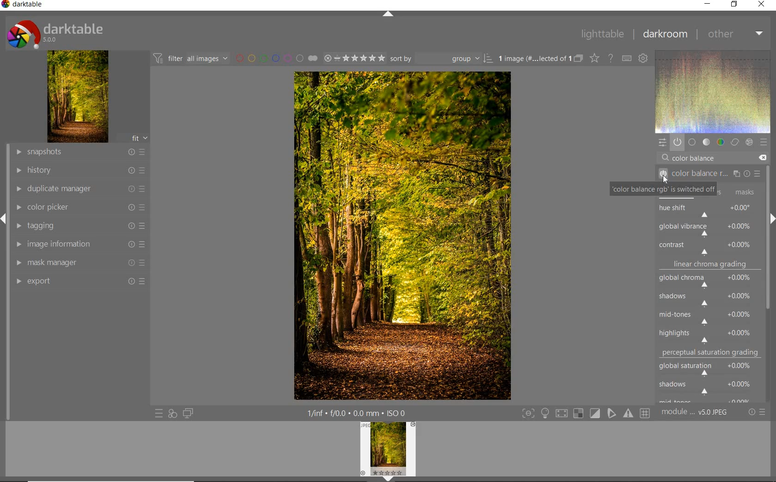 This screenshot has height=482, width=776. I want to click on mid-tones, so click(708, 316).